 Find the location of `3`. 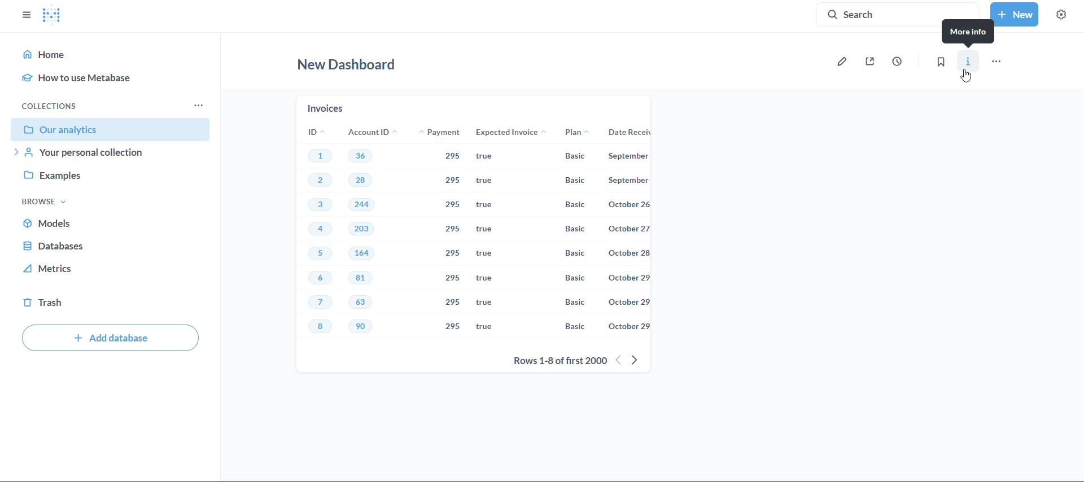

3 is located at coordinates (318, 205).